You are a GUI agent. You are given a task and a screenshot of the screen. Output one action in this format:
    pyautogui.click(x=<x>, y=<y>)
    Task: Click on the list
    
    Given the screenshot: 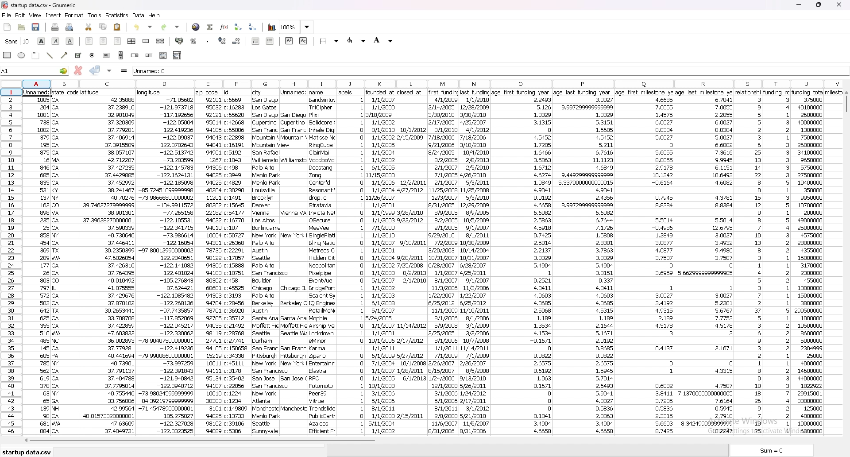 What is the action you would take?
    pyautogui.click(x=163, y=56)
    